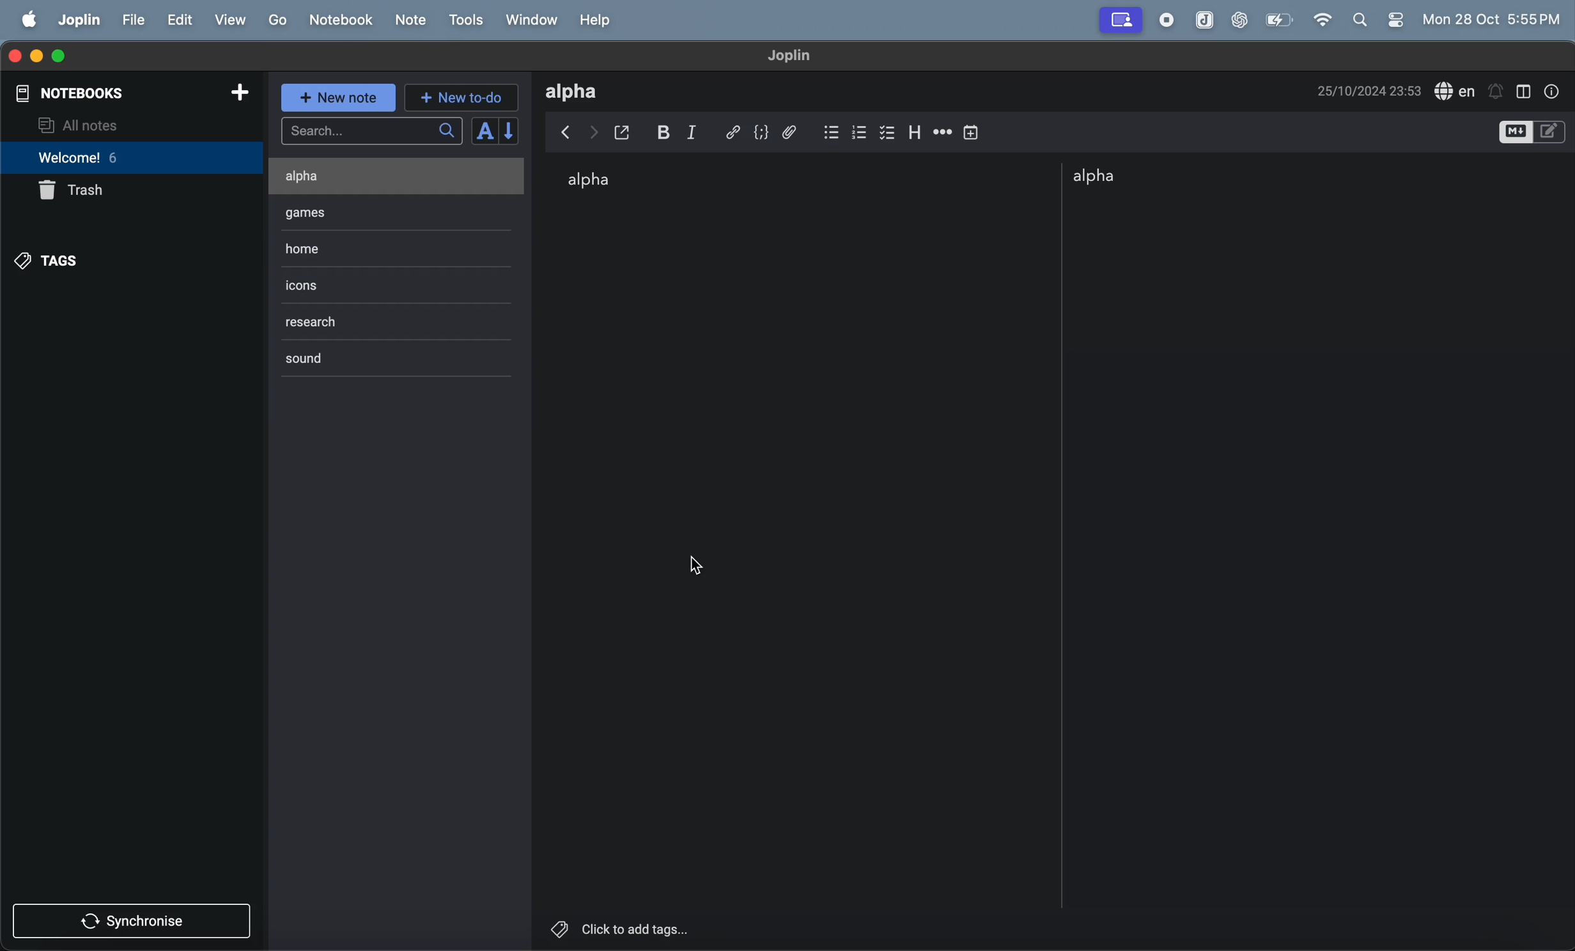 The height and width of the screenshot is (951, 1575). What do you see at coordinates (1493, 20) in the screenshot?
I see `Mon 28 Oct 5:55PM` at bounding box center [1493, 20].